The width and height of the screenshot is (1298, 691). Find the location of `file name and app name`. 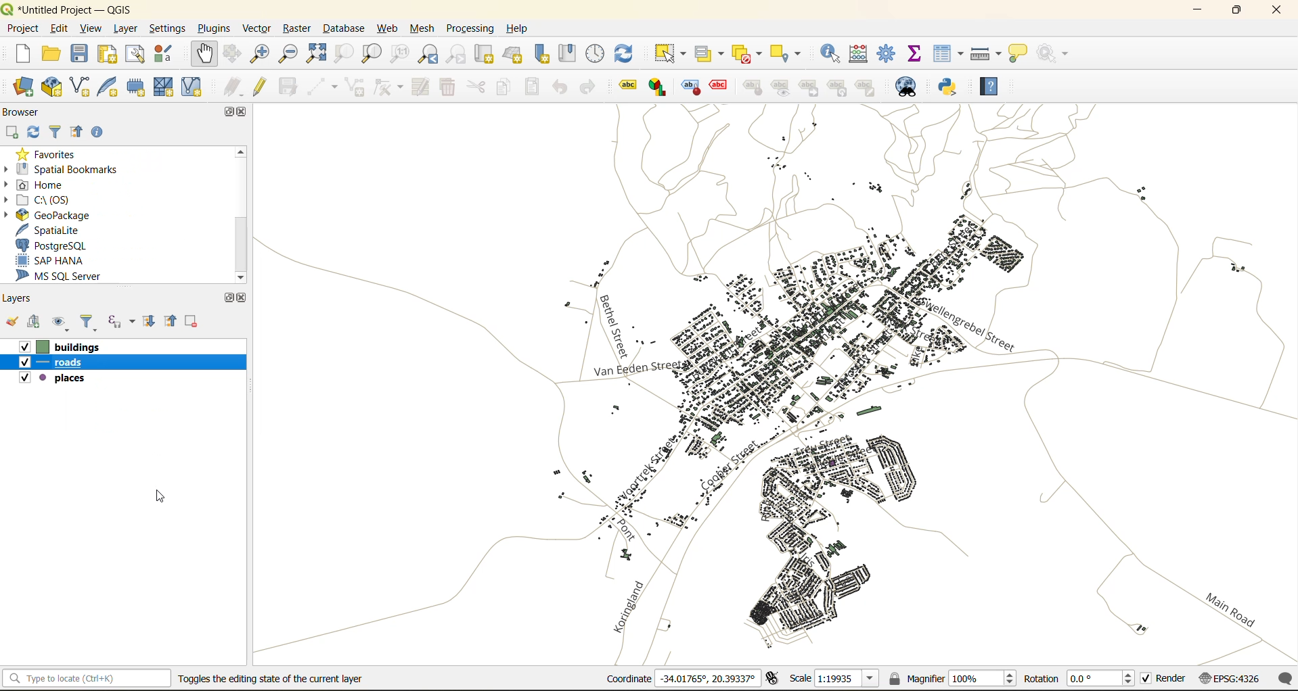

file name and app name is located at coordinates (75, 10).